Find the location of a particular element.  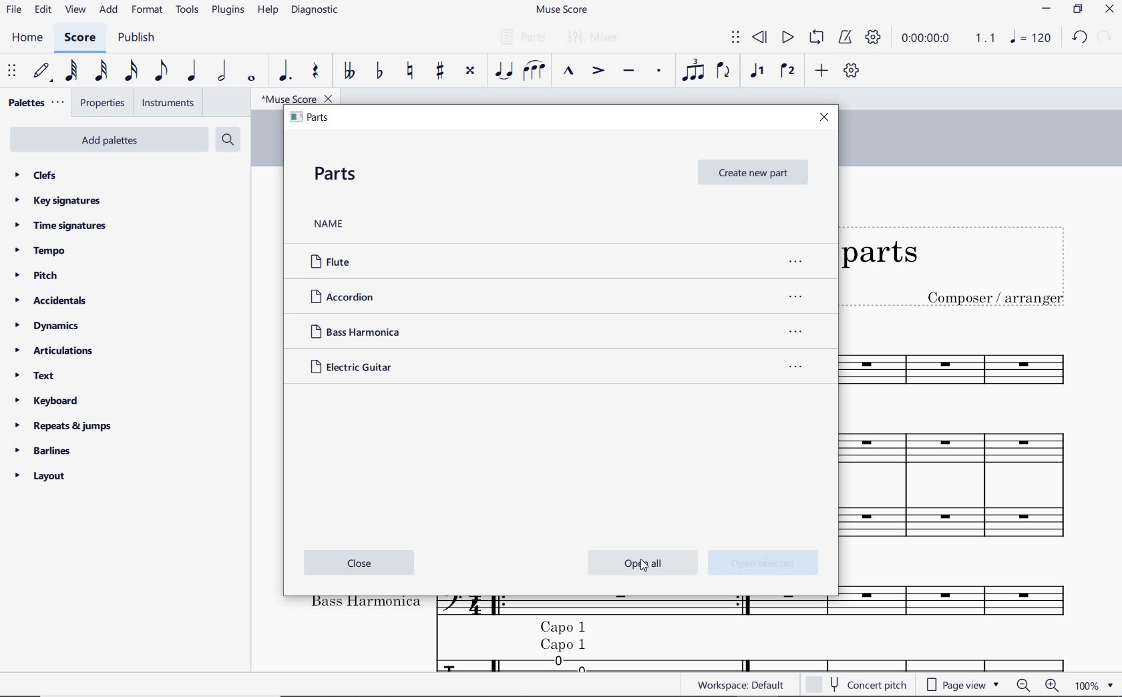

loop playback is located at coordinates (816, 39).